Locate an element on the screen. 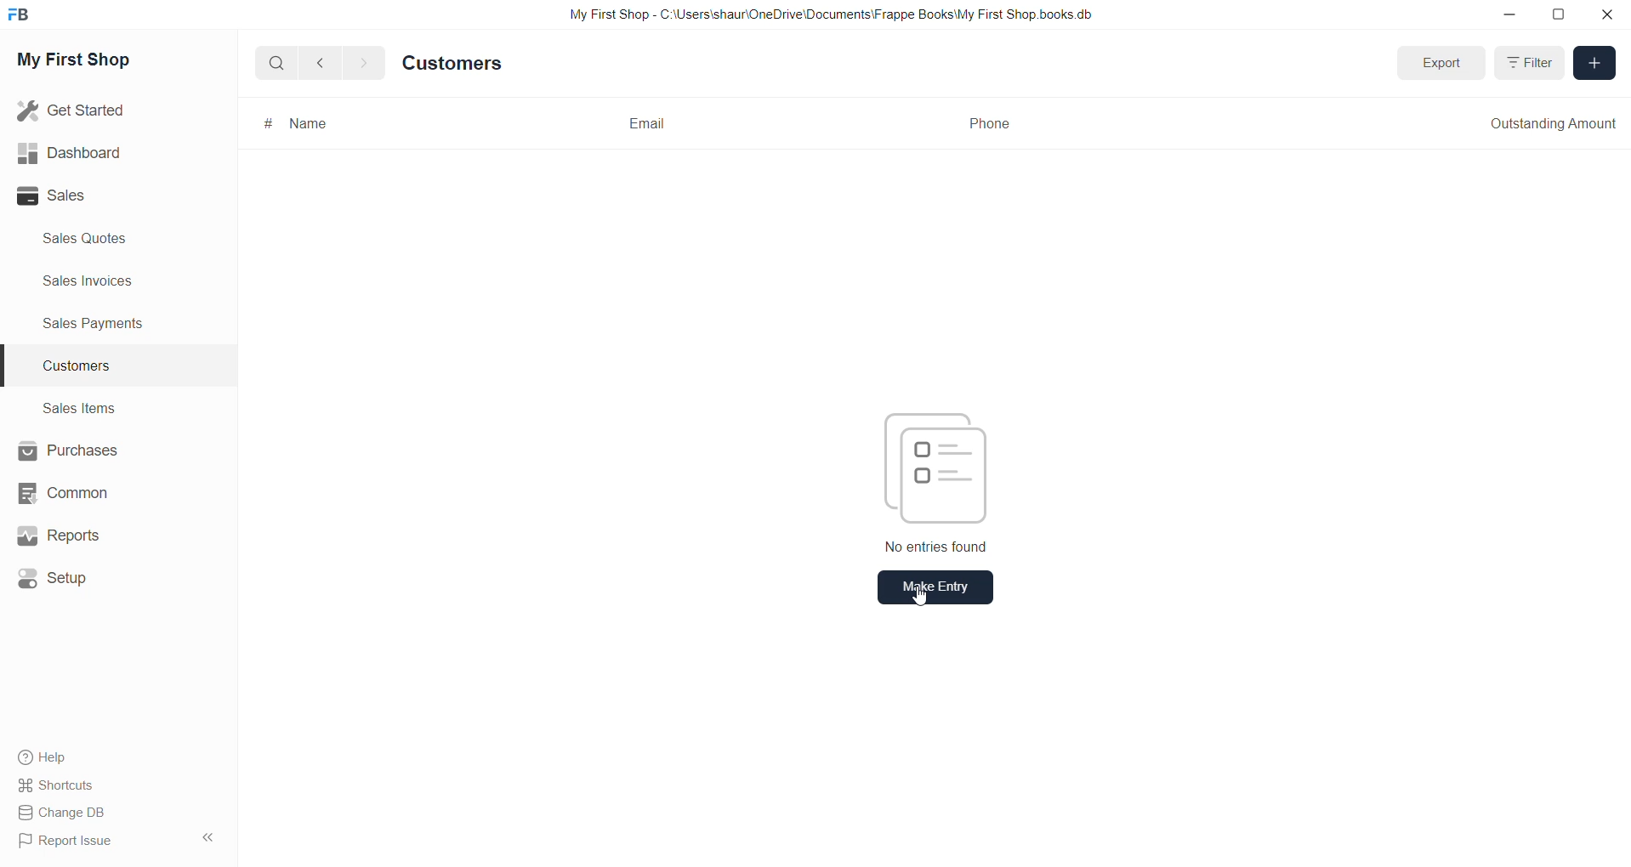 The height and width of the screenshot is (867, 1631). cursor is located at coordinates (922, 601).